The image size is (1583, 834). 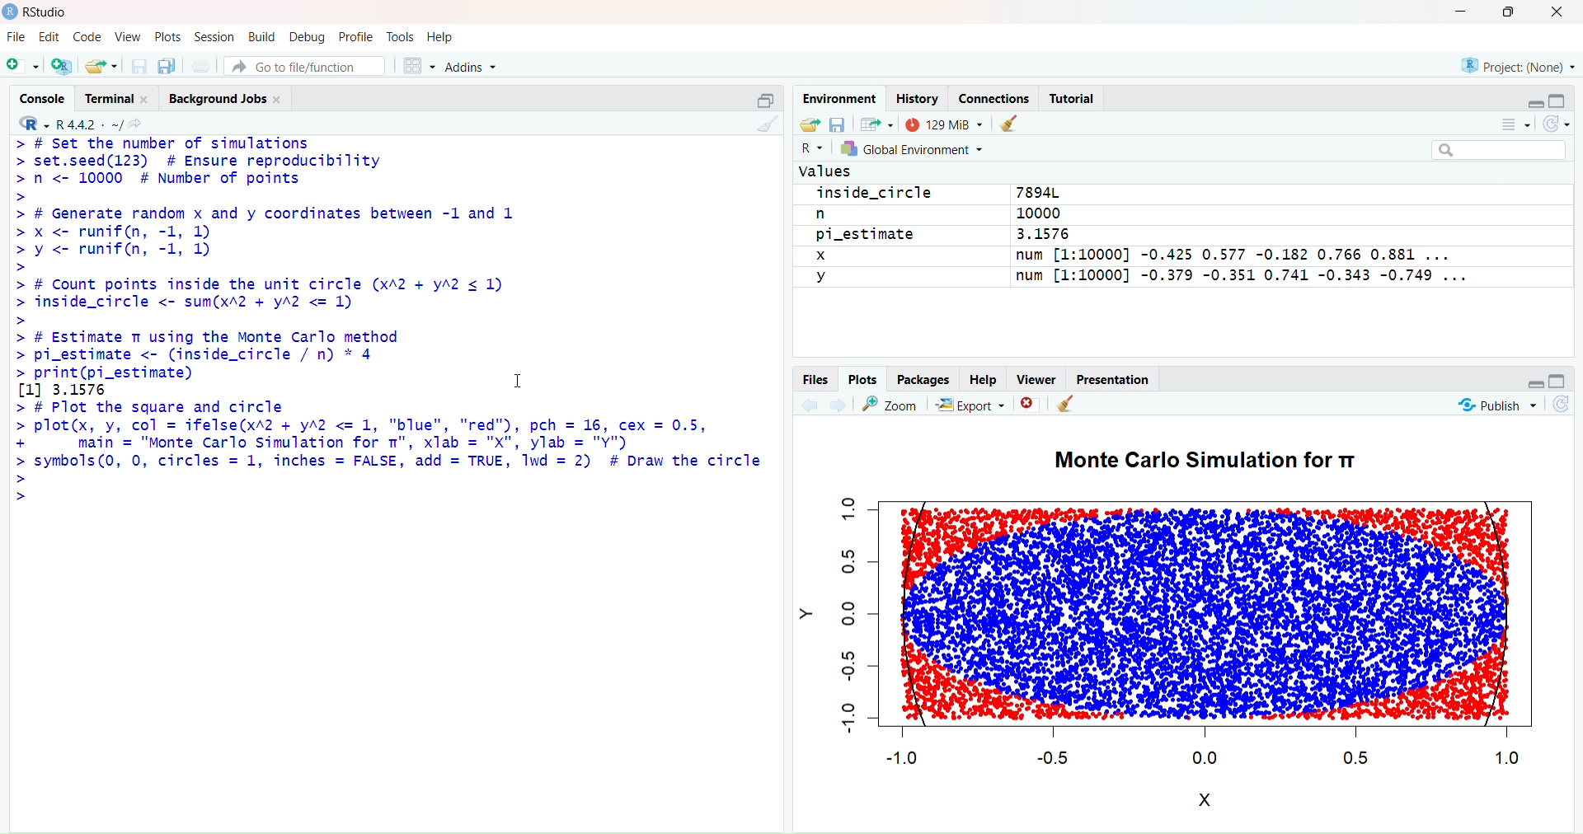 What do you see at coordinates (1559, 377) in the screenshot?
I see `Maximize` at bounding box center [1559, 377].